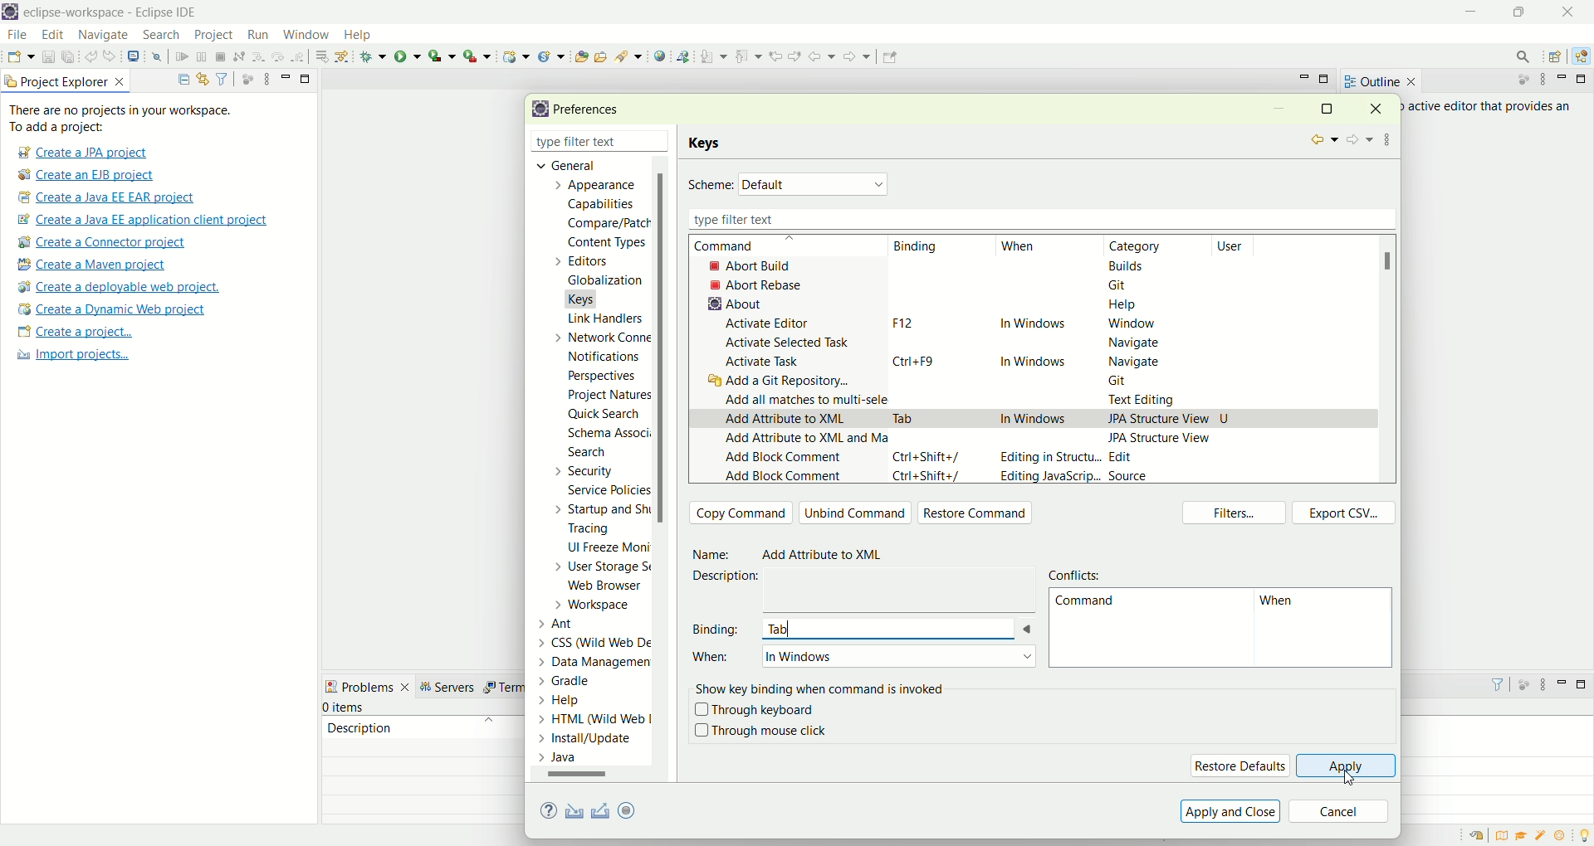 This screenshot has height=846, width=1594. Describe the element at coordinates (1162, 437) in the screenshot. I see `JPA structure view` at that location.